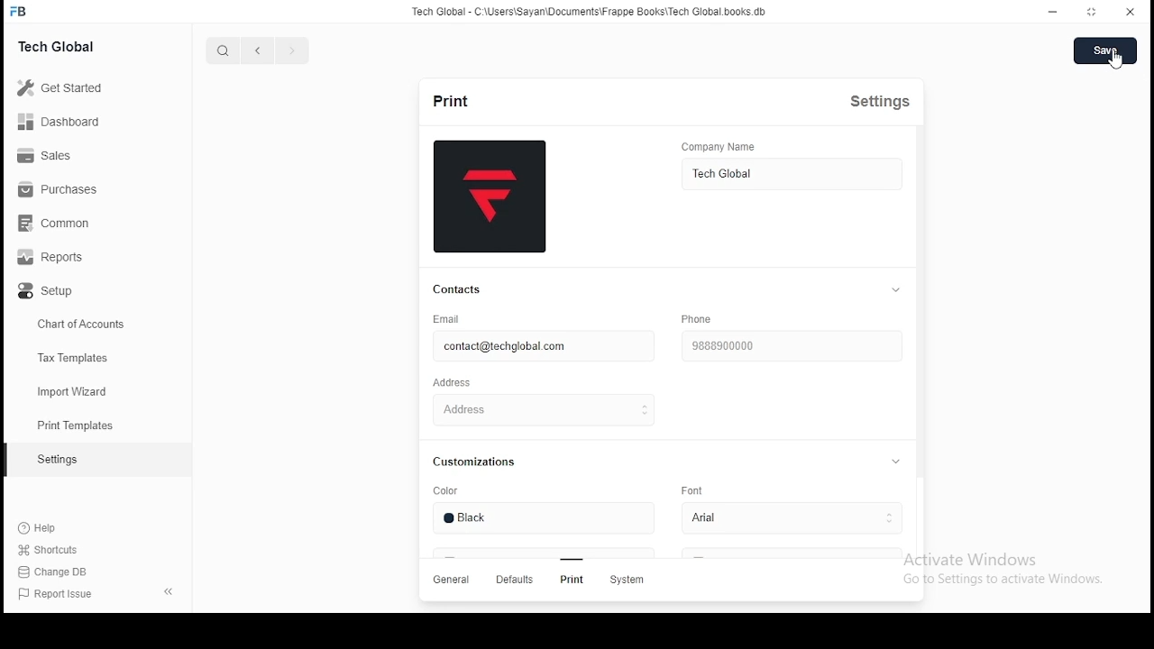 Image resolution: width=1154 pixels, height=649 pixels. Describe the element at coordinates (746, 147) in the screenshot. I see `Company Name` at that location.